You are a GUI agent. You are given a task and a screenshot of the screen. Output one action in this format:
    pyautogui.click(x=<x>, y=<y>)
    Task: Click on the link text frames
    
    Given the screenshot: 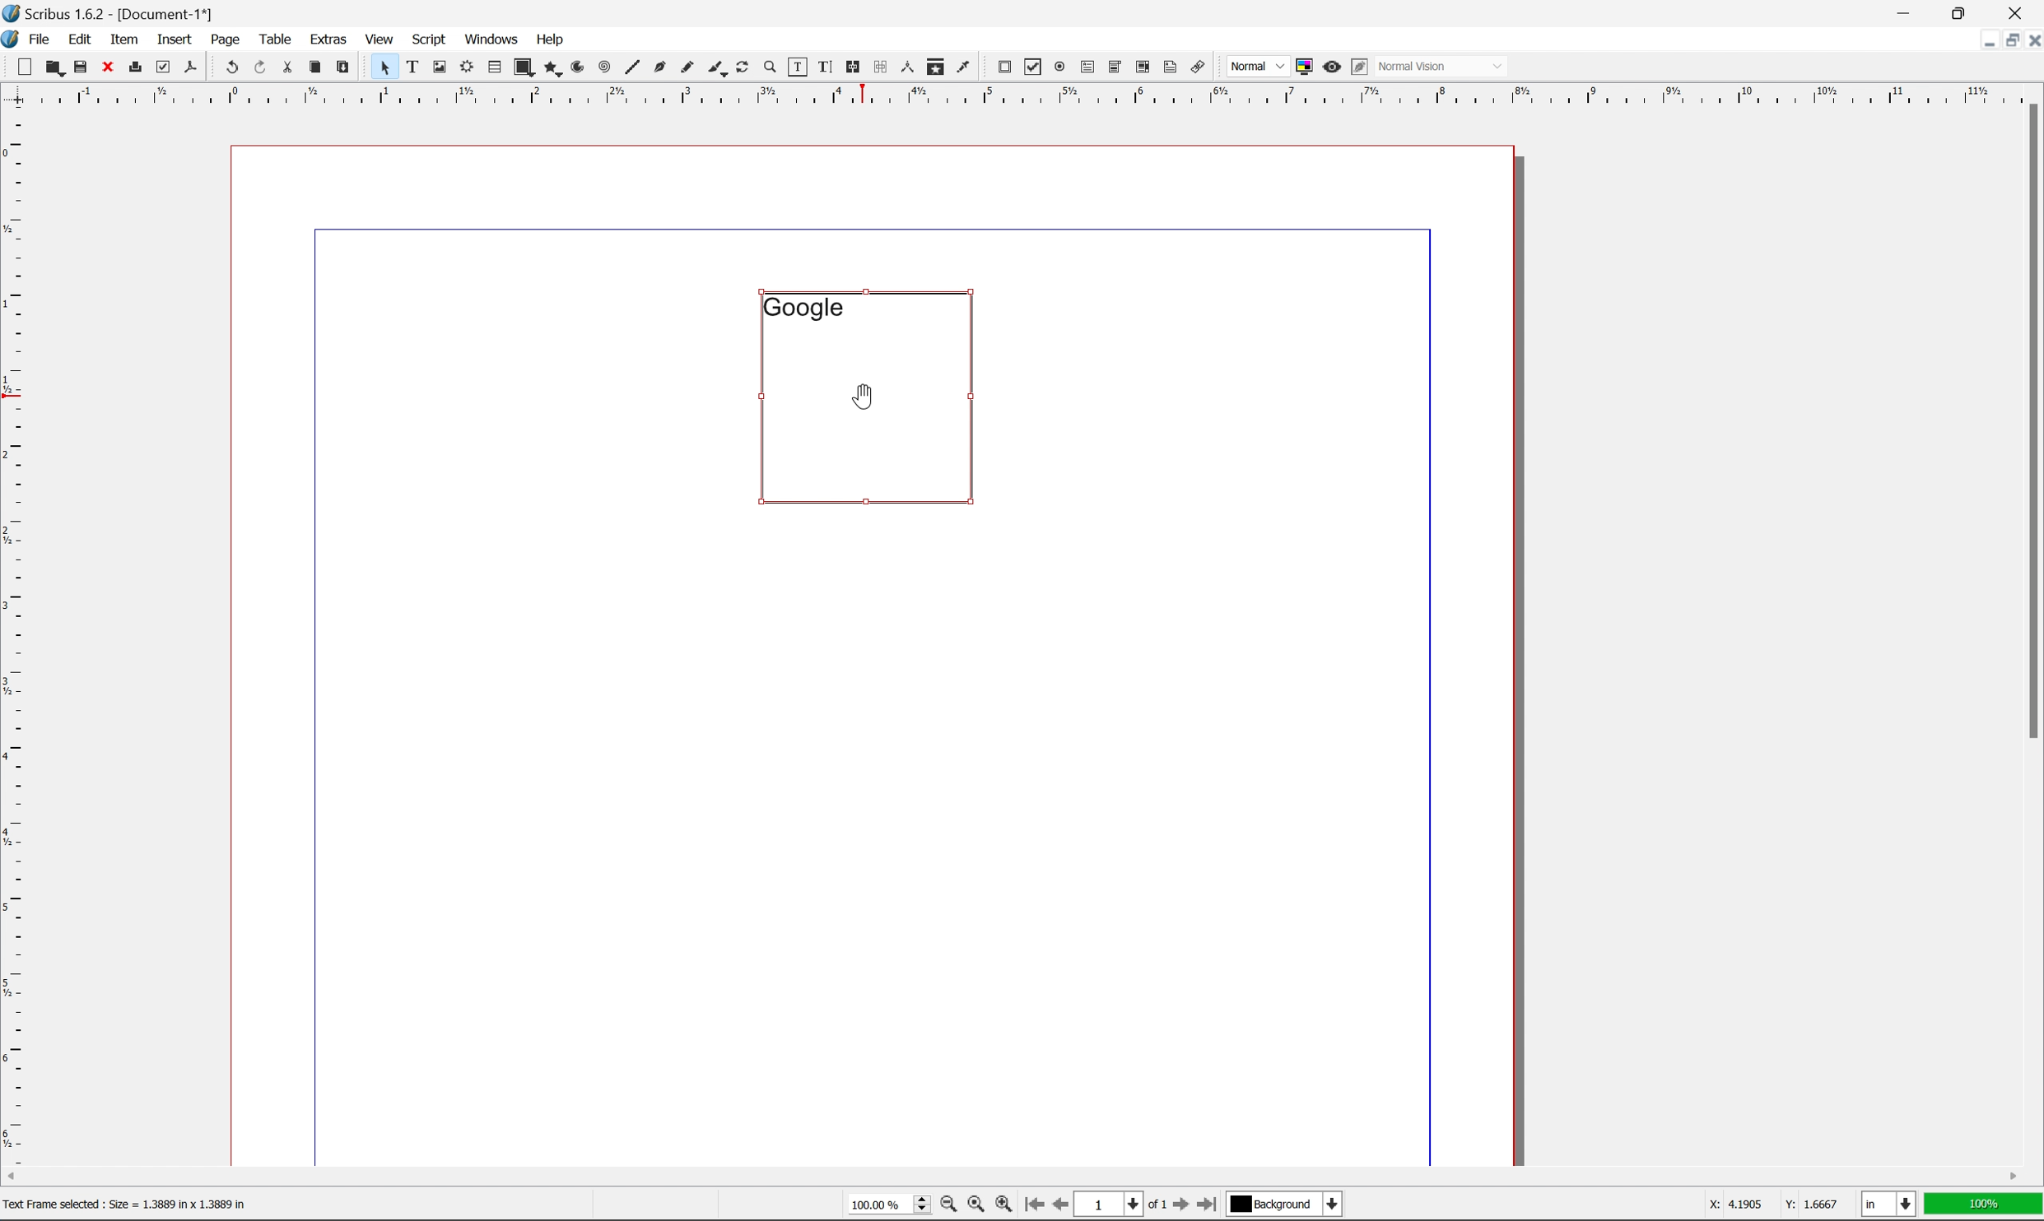 What is the action you would take?
    pyautogui.click(x=850, y=67)
    